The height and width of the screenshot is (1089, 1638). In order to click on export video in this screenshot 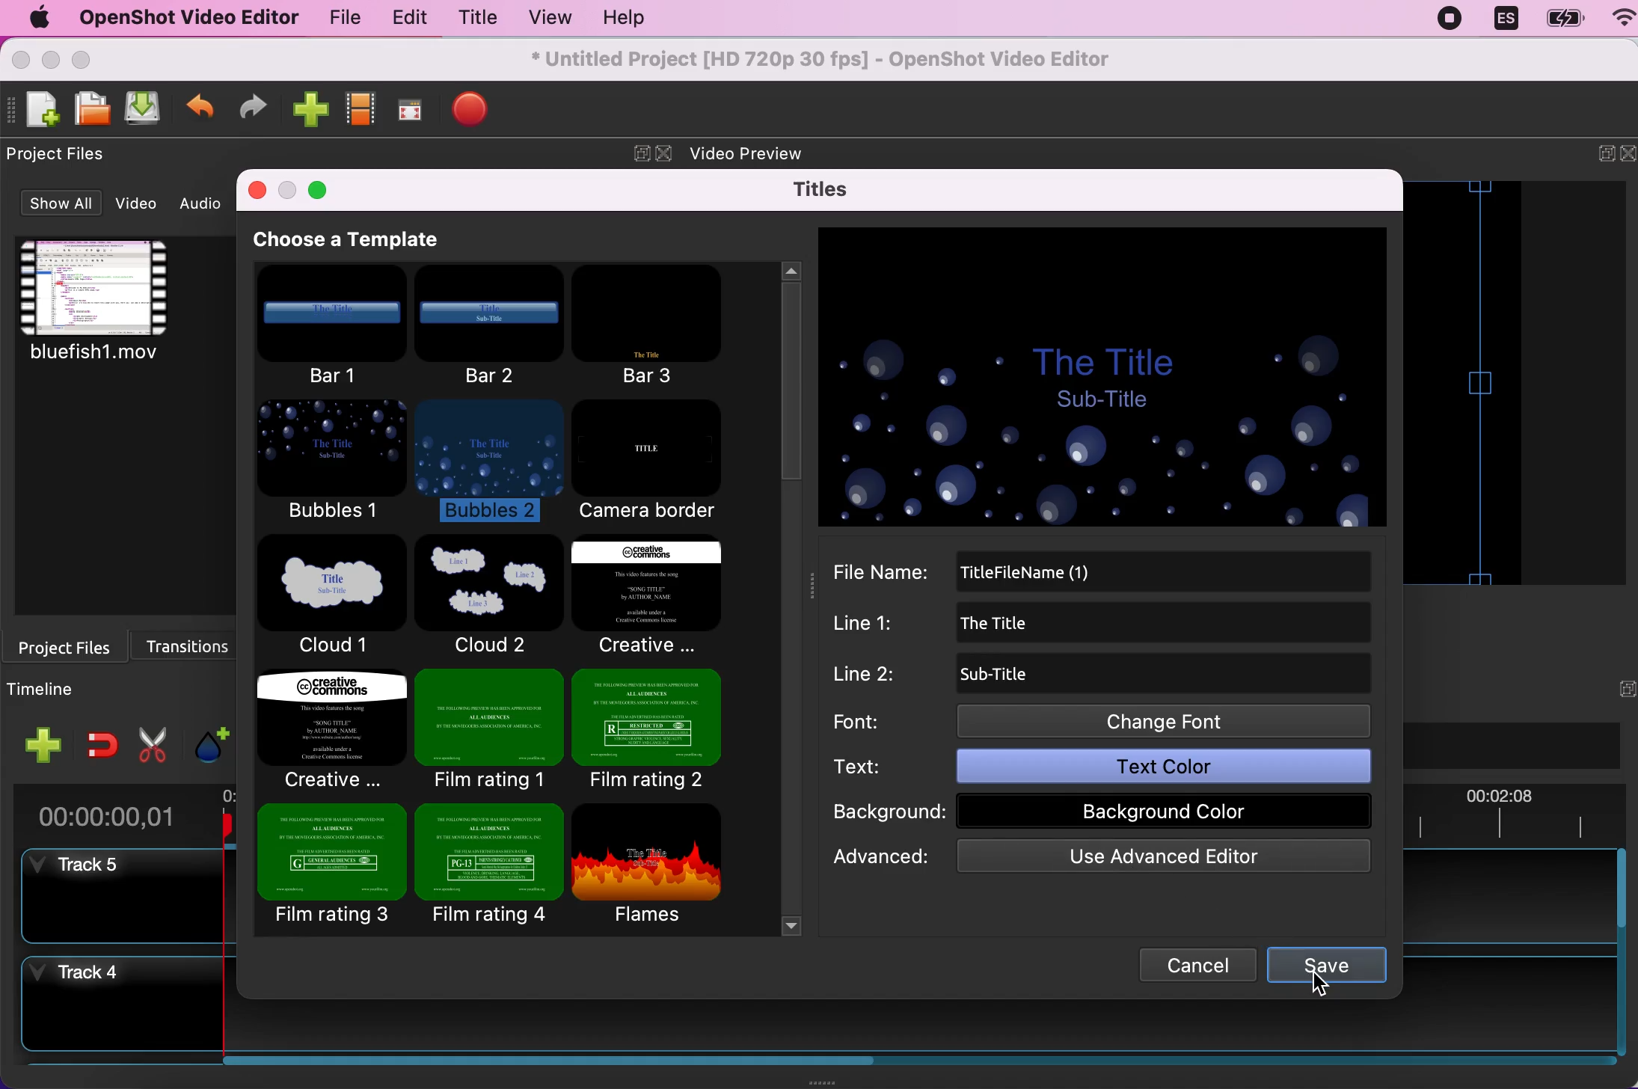, I will do `click(471, 111)`.